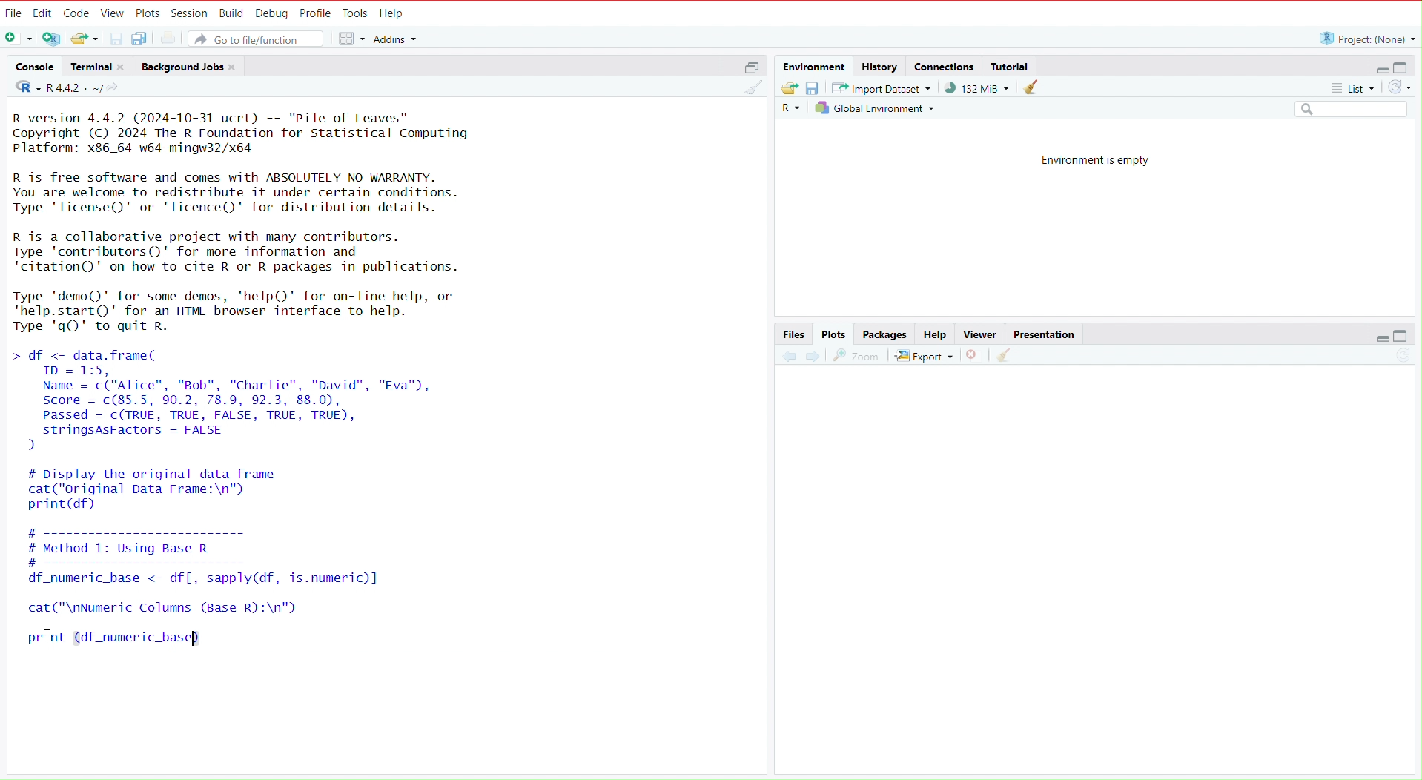 This screenshot has height=780, width=1422. What do you see at coordinates (1025, 87) in the screenshot?
I see `clear objects from the workspace` at bounding box center [1025, 87].